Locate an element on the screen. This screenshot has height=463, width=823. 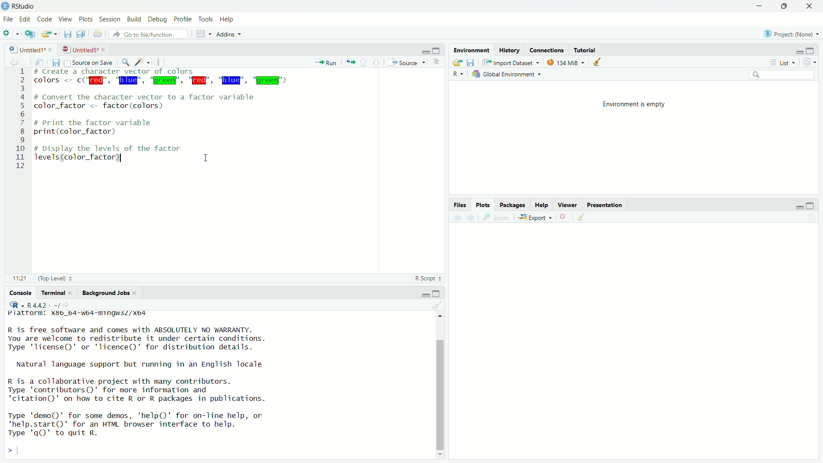
source on save is located at coordinates (90, 62).